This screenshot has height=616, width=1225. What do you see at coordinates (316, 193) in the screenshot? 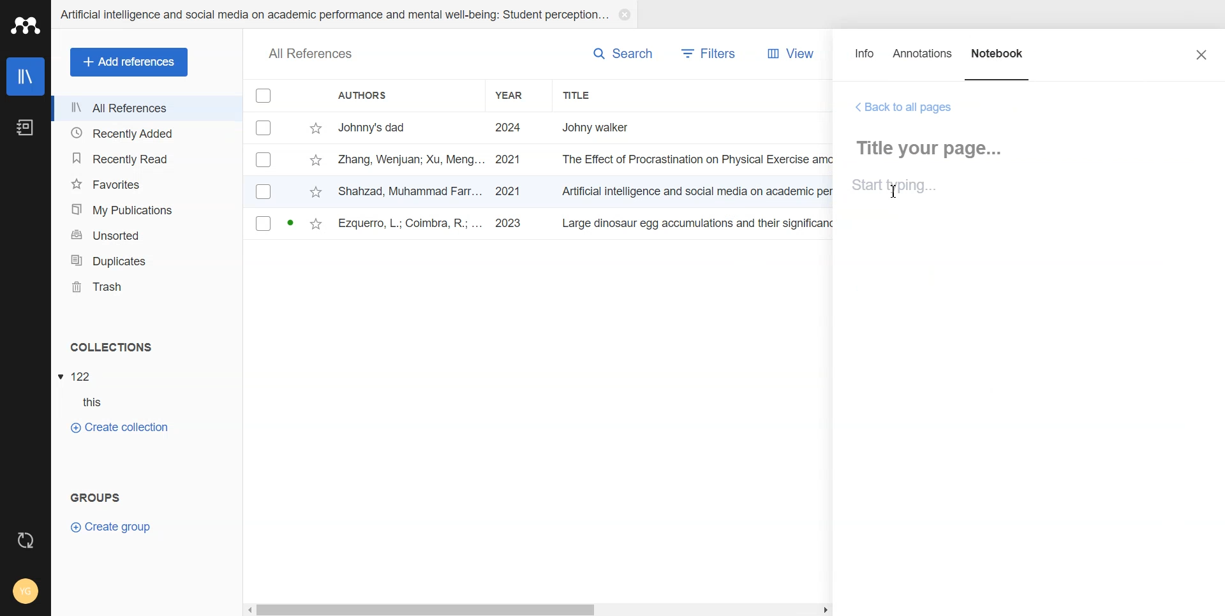
I see `star` at bounding box center [316, 193].